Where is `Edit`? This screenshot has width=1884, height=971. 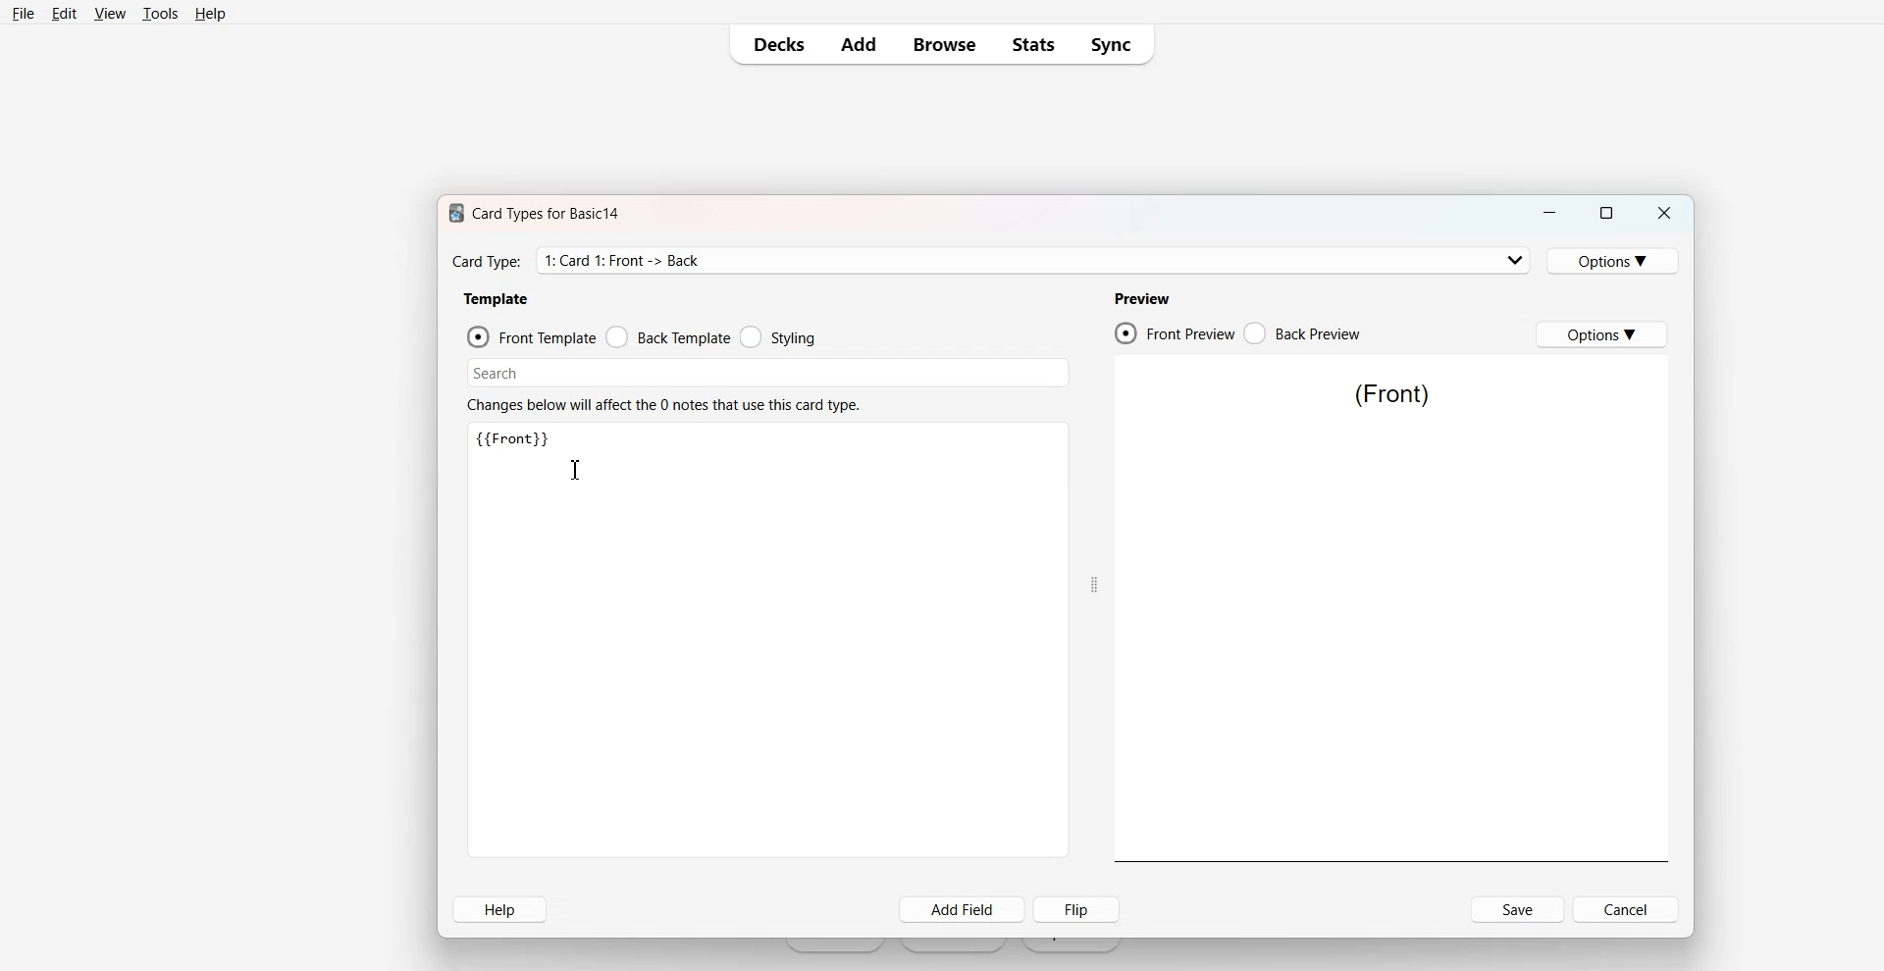 Edit is located at coordinates (64, 14).